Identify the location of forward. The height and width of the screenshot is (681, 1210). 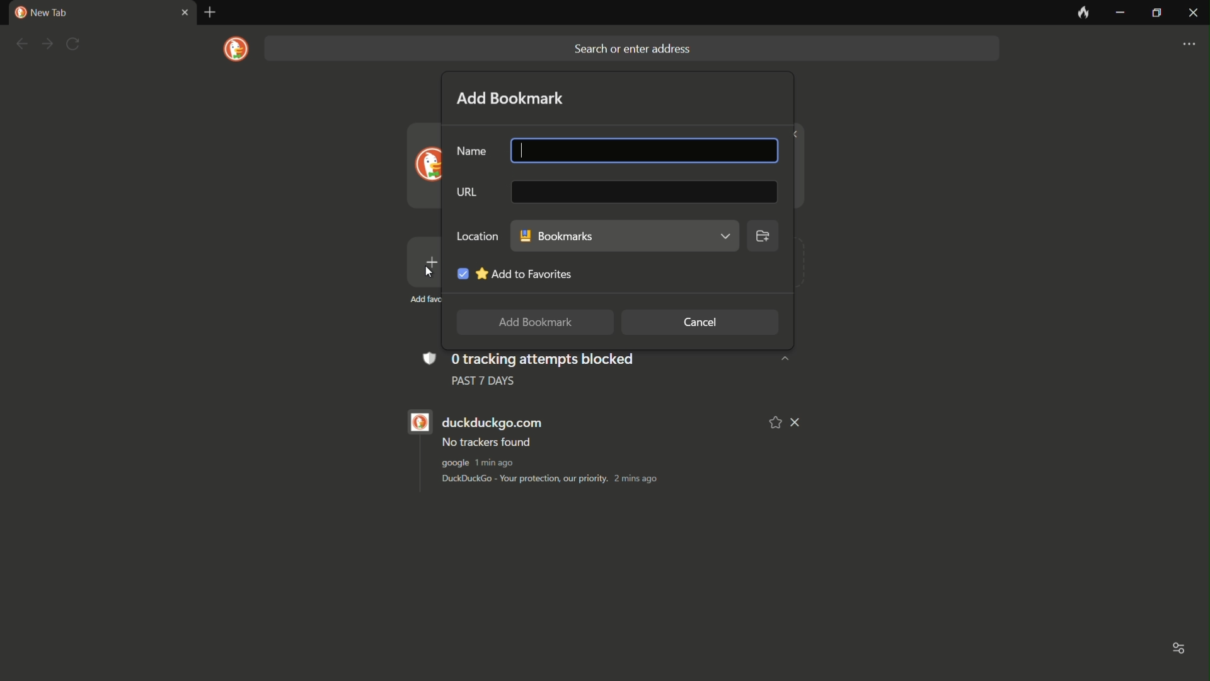
(47, 45).